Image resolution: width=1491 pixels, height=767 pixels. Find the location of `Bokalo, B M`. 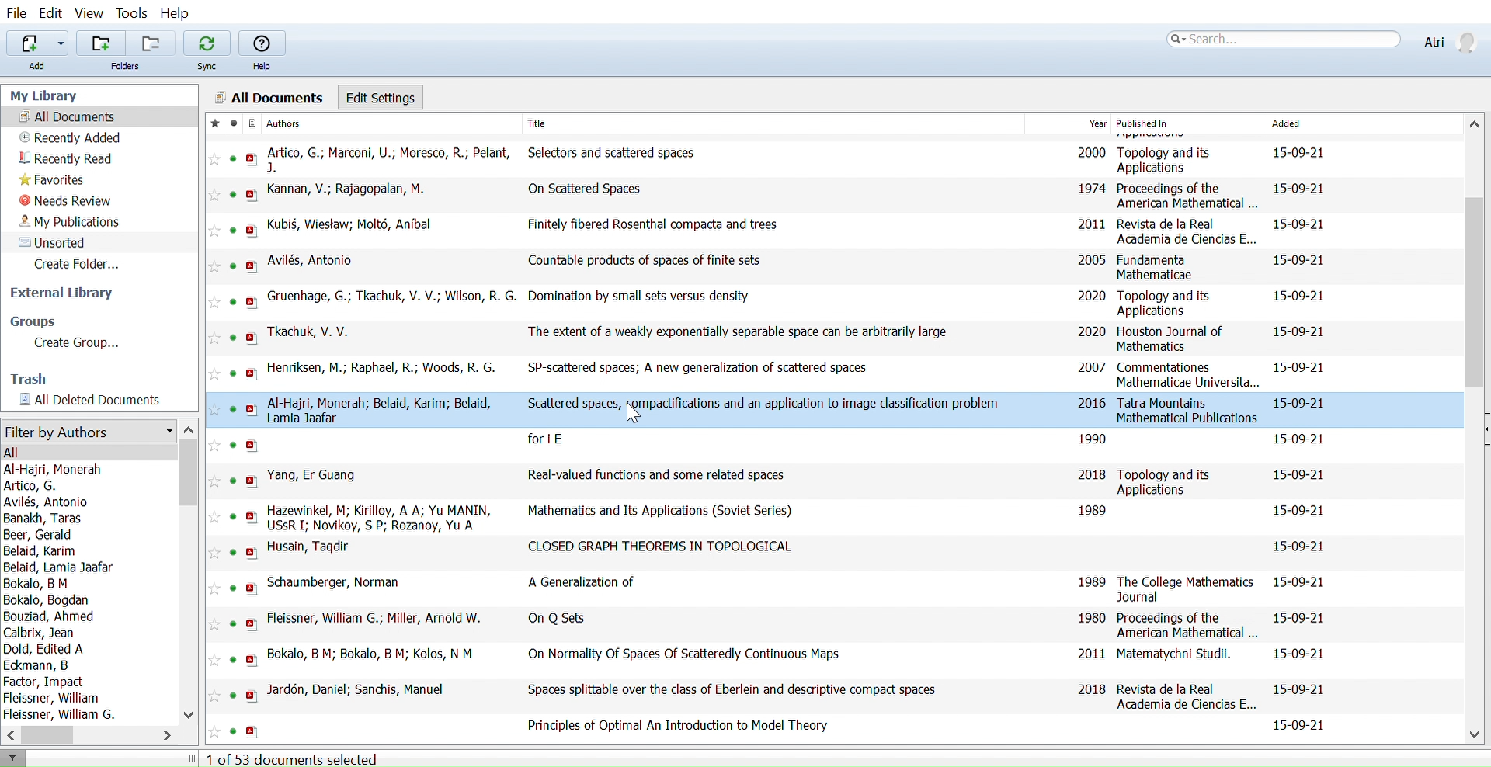

Bokalo, B M is located at coordinates (34, 583).